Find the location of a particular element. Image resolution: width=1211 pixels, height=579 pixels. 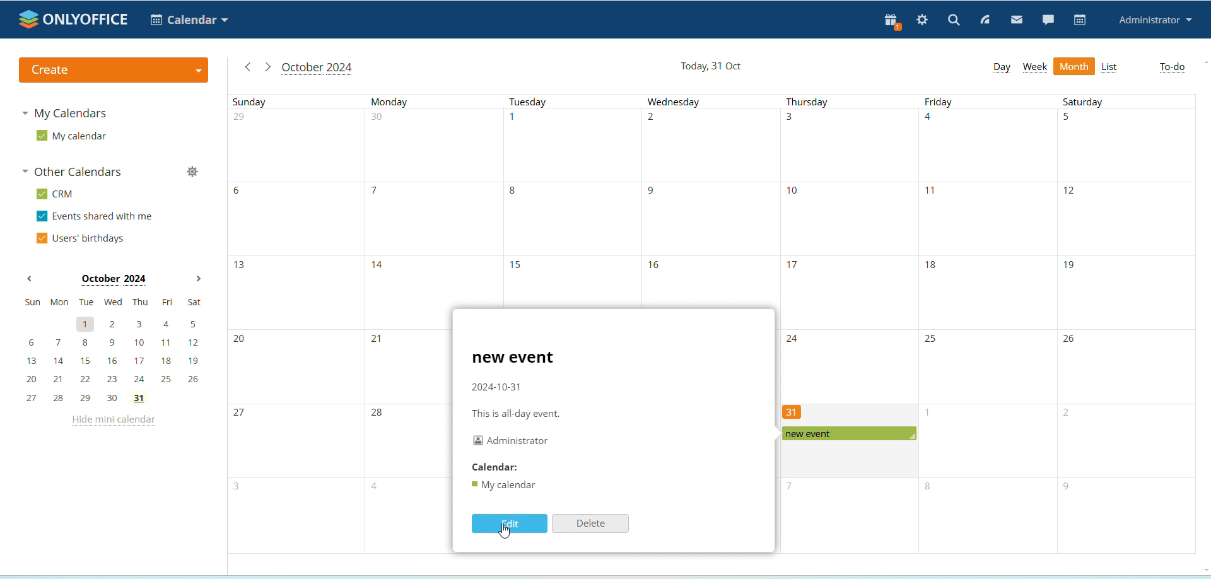

cursor is located at coordinates (506, 532).